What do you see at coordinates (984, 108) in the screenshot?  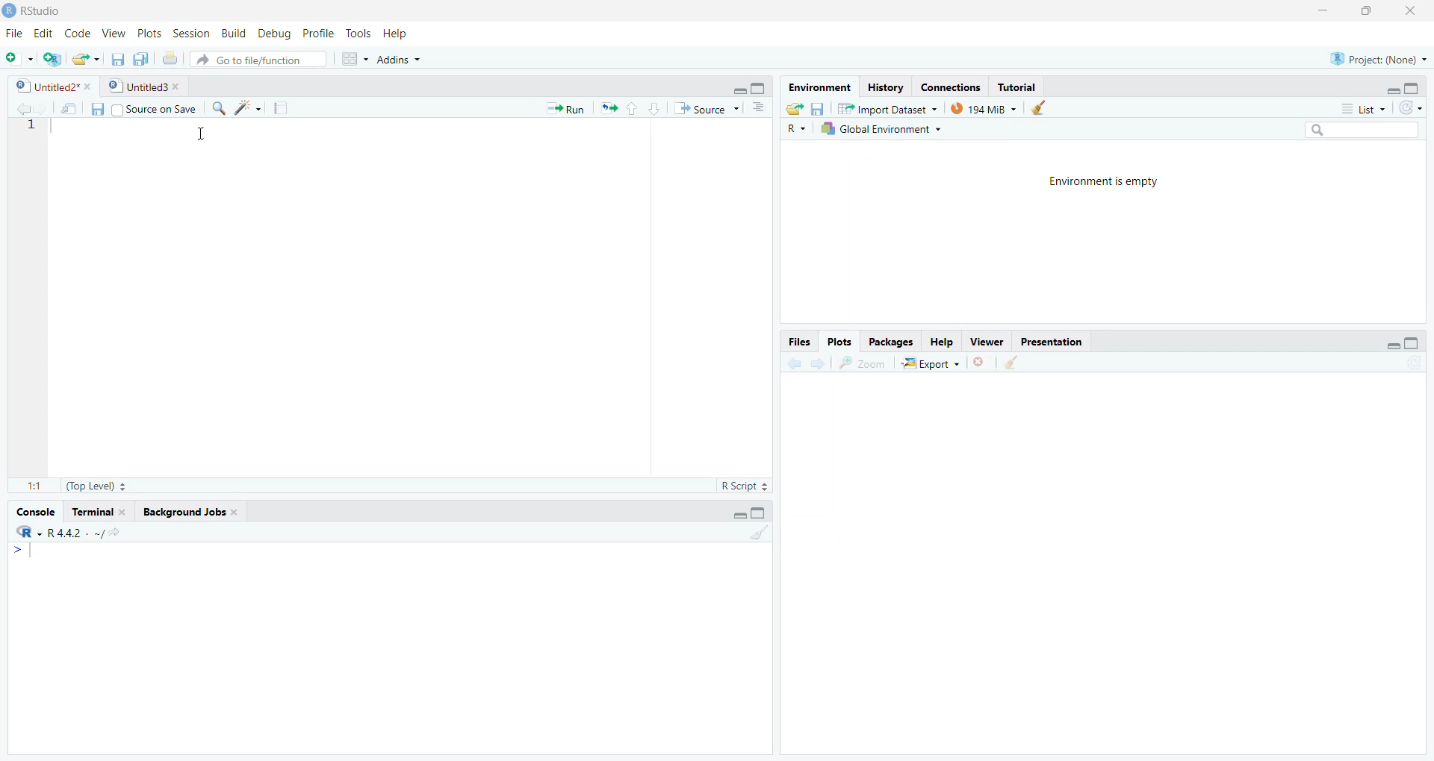 I see `194 MiB` at bounding box center [984, 108].